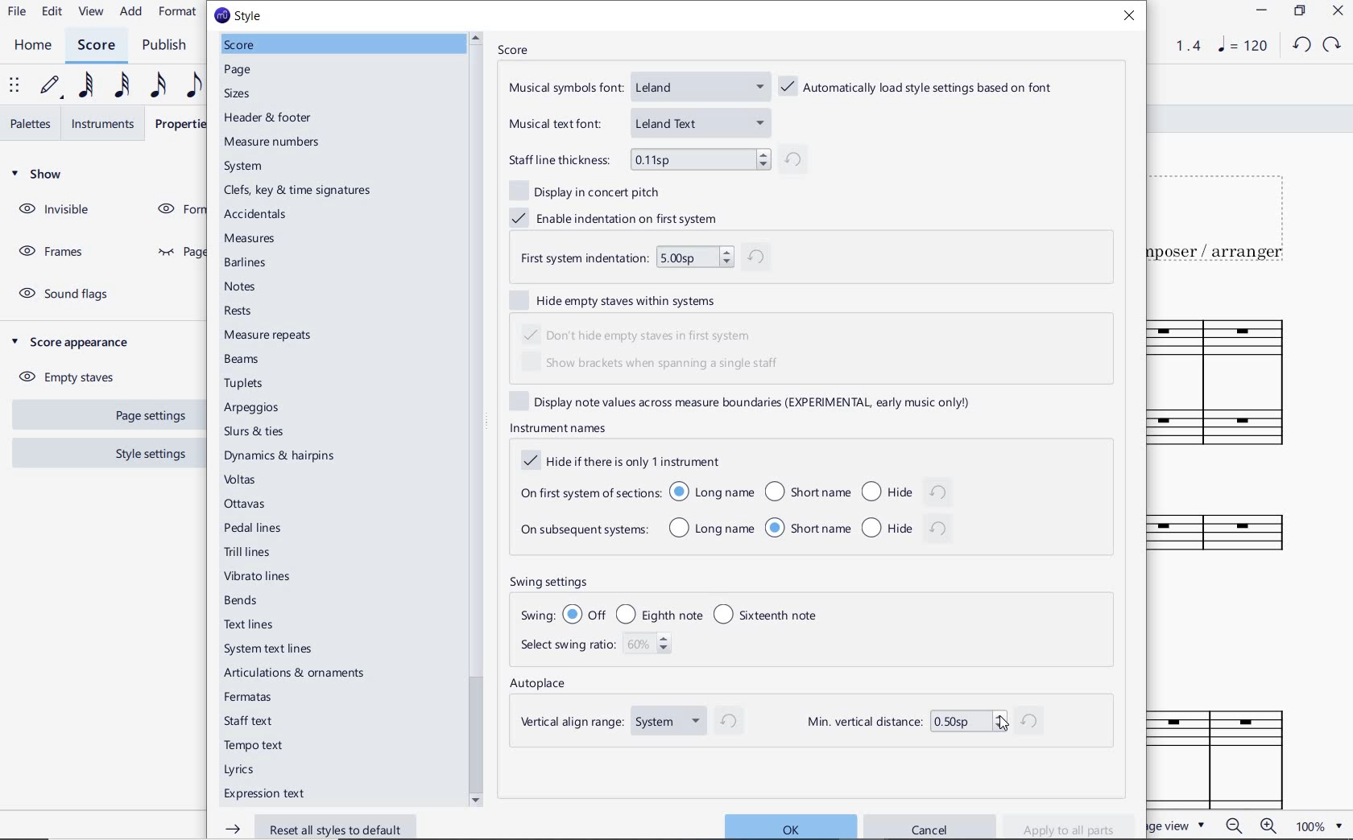 The width and height of the screenshot is (1353, 840). I want to click on CLOSE, so click(1336, 12).